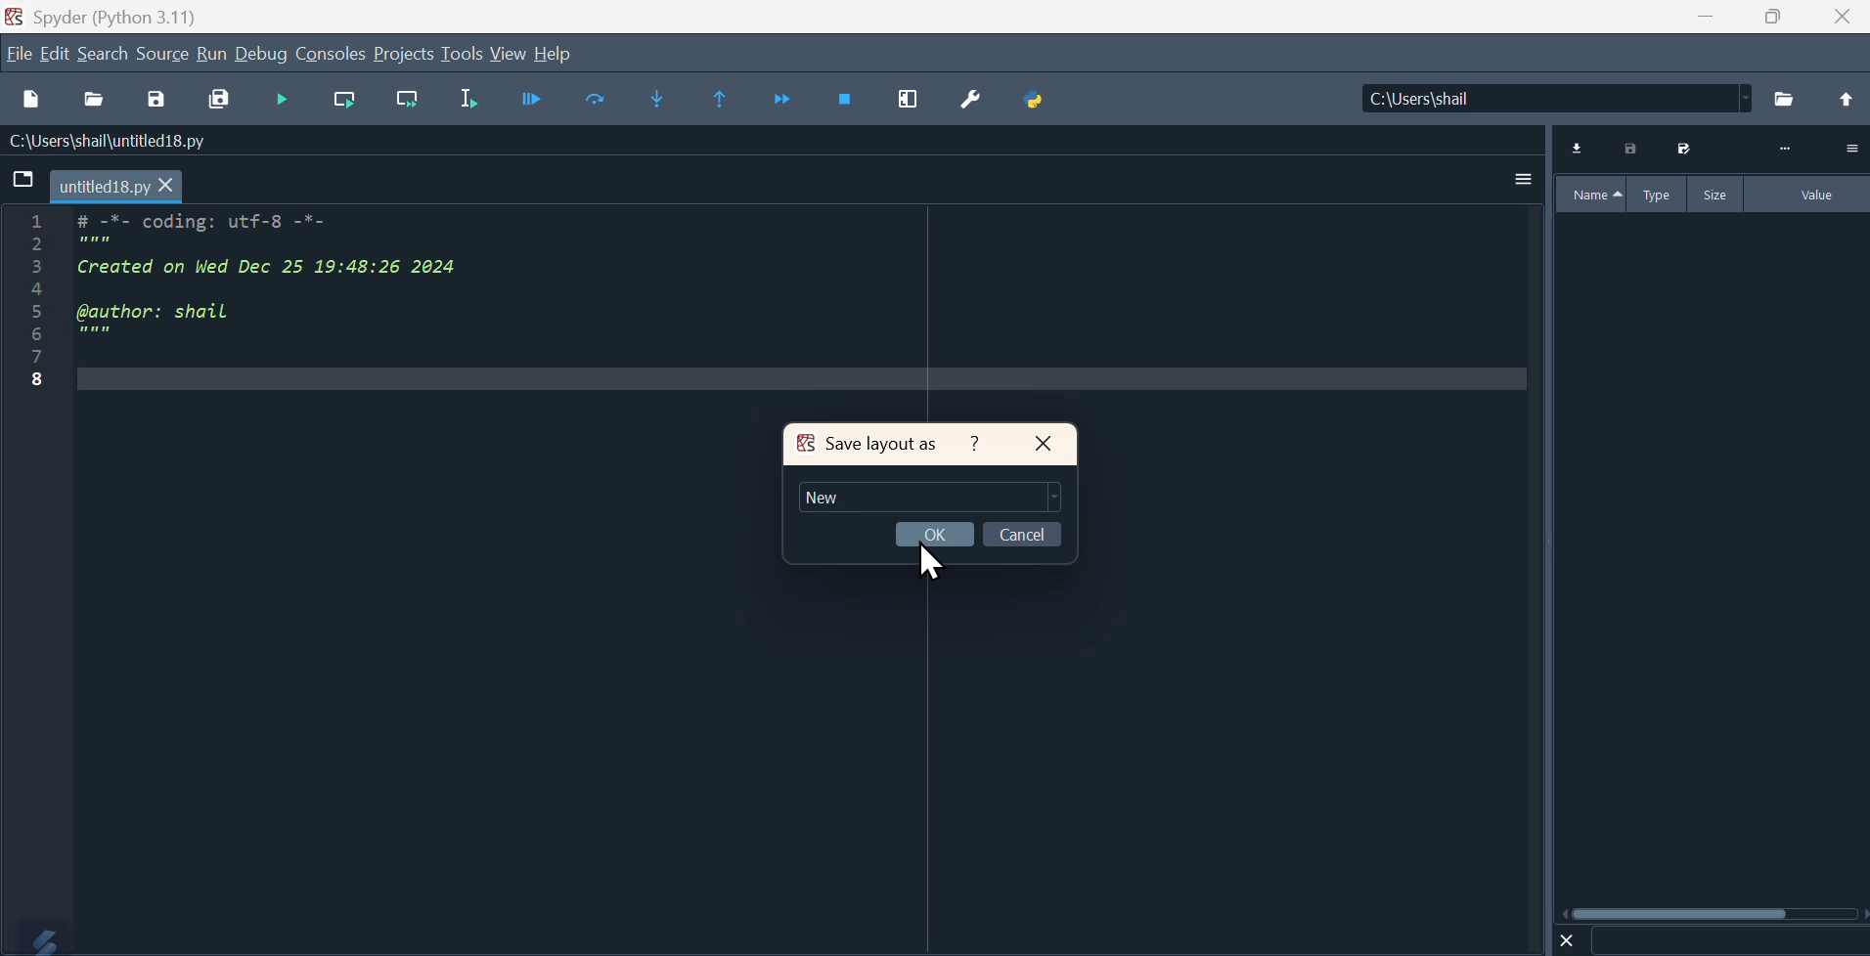 This screenshot has height=956, width=1870. What do you see at coordinates (104, 54) in the screenshot?
I see `Search` at bounding box center [104, 54].